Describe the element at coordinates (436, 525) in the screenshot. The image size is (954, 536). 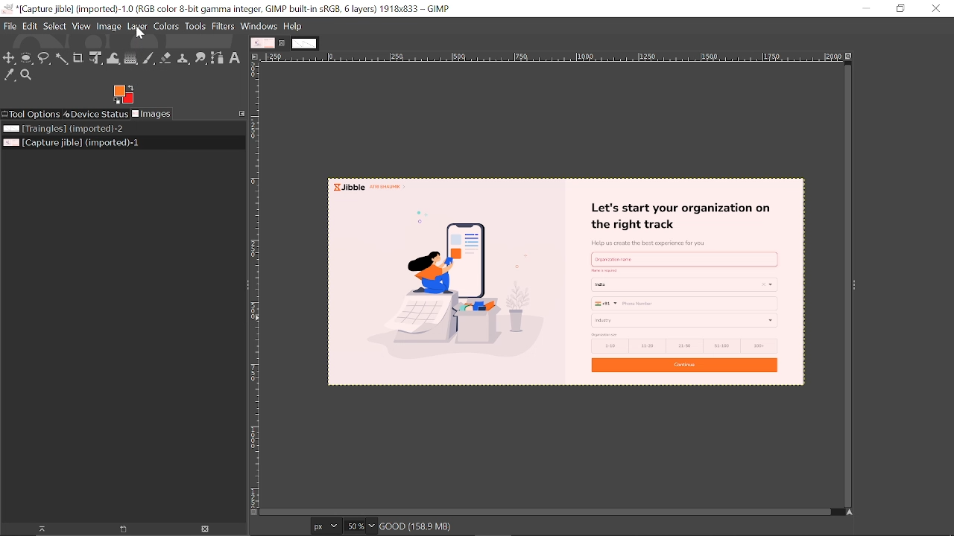
I see `good (158.9MB)` at that location.